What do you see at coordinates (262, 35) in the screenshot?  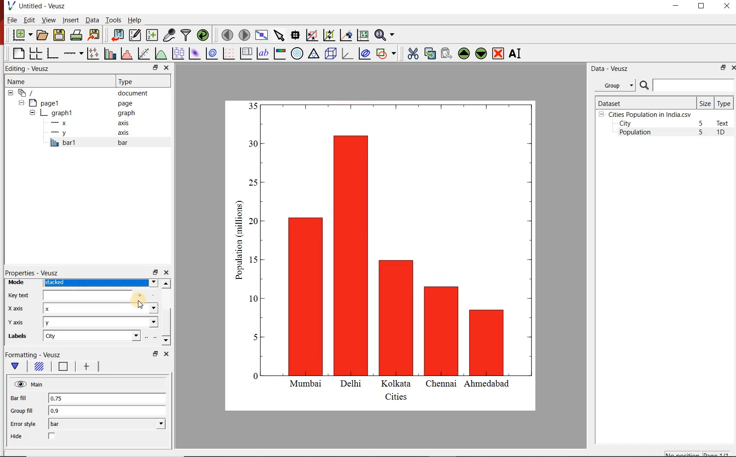 I see `view plot full screen` at bounding box center [262, 35].